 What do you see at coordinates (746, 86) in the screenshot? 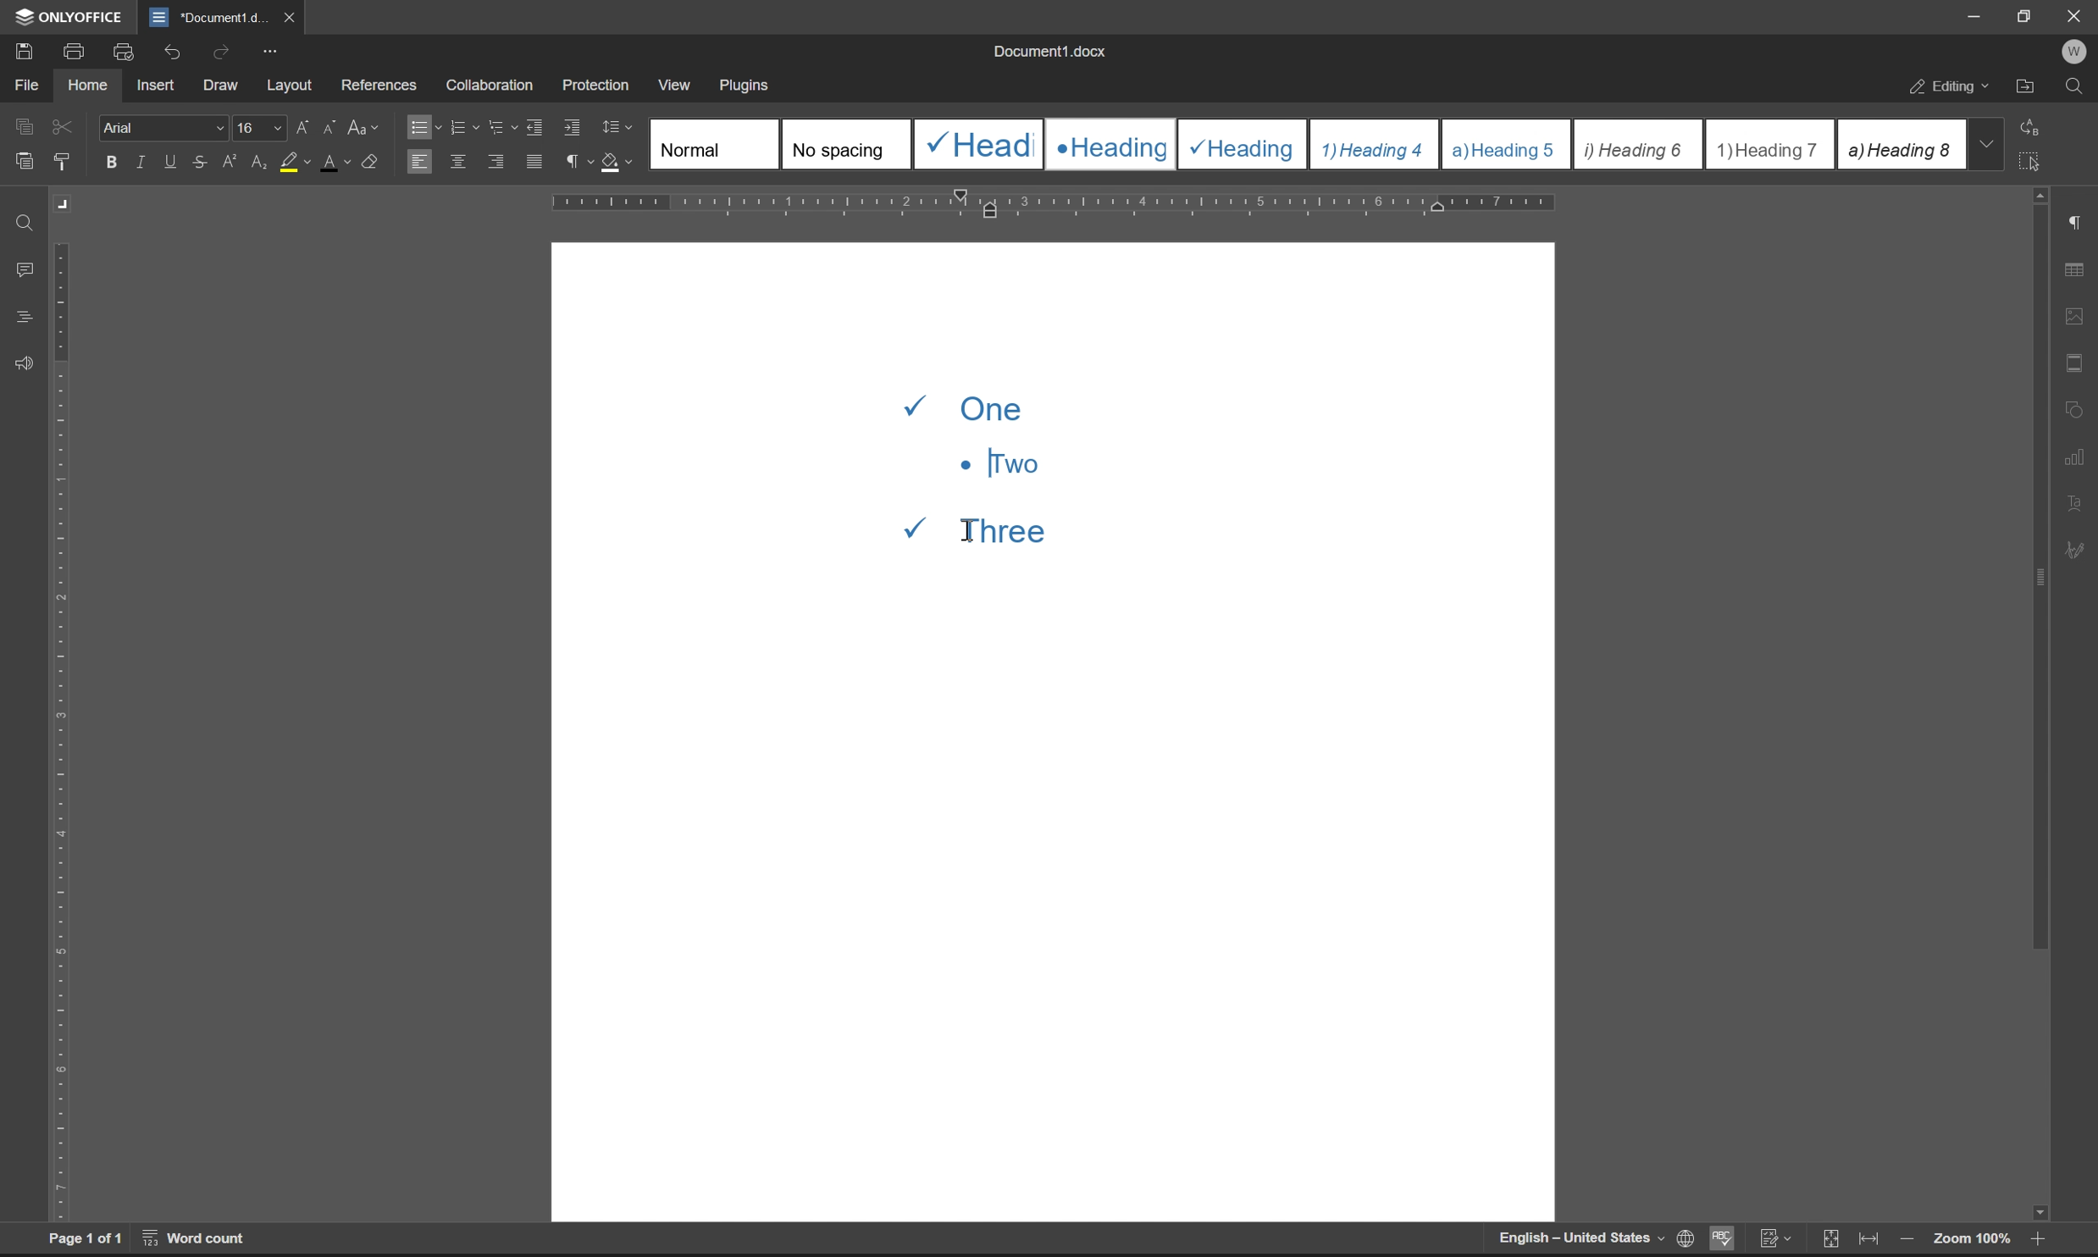
I see `plugins` at bounding box center [746, 86].